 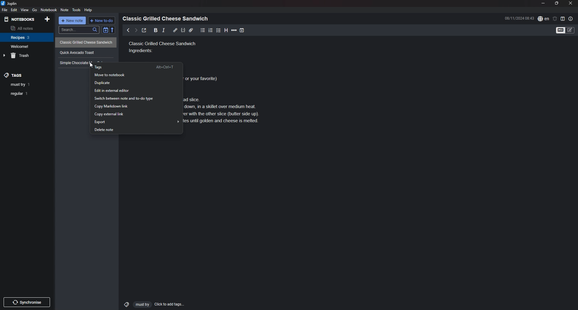 What do you see at coordinates (28, 94) in the screenshot?
I see `tag` at bounding box center [28, 94].